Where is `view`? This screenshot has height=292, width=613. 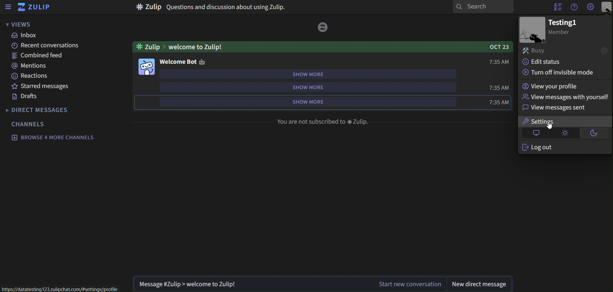
view is located at coordinates (19, 24).